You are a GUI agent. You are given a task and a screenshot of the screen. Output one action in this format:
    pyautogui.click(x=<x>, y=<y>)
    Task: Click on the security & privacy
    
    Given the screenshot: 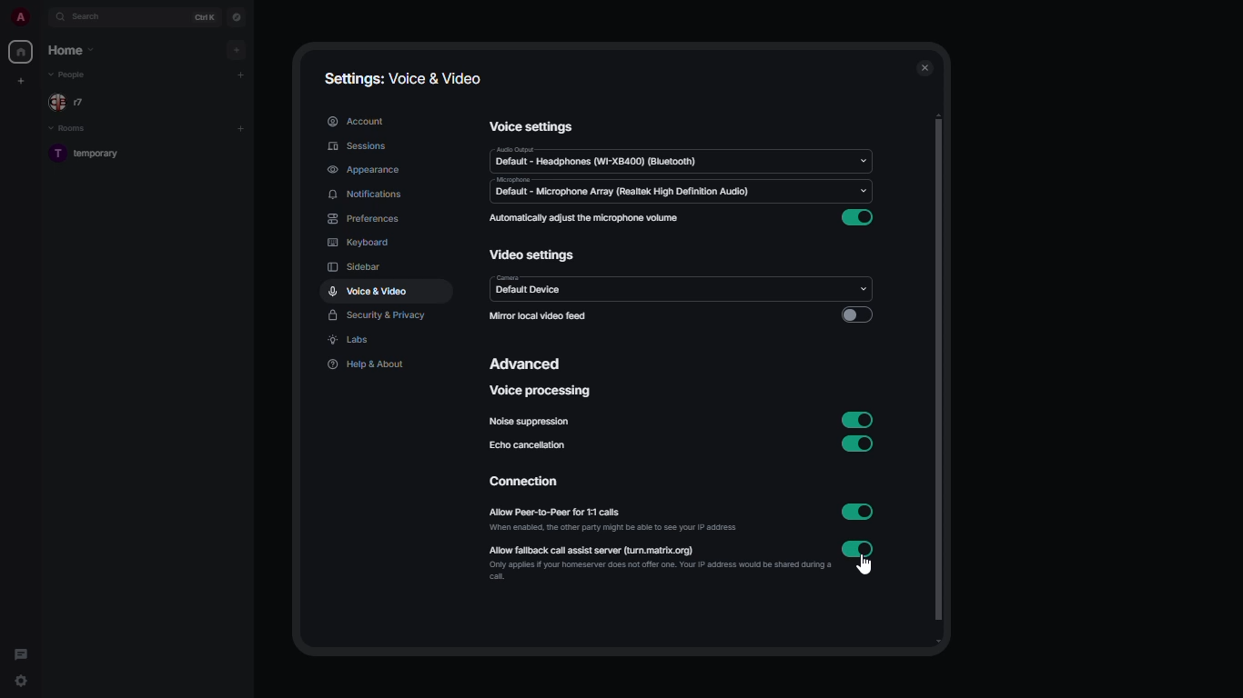 What is the action you would take?
    pyautogui.click(x=379, y=316)
    